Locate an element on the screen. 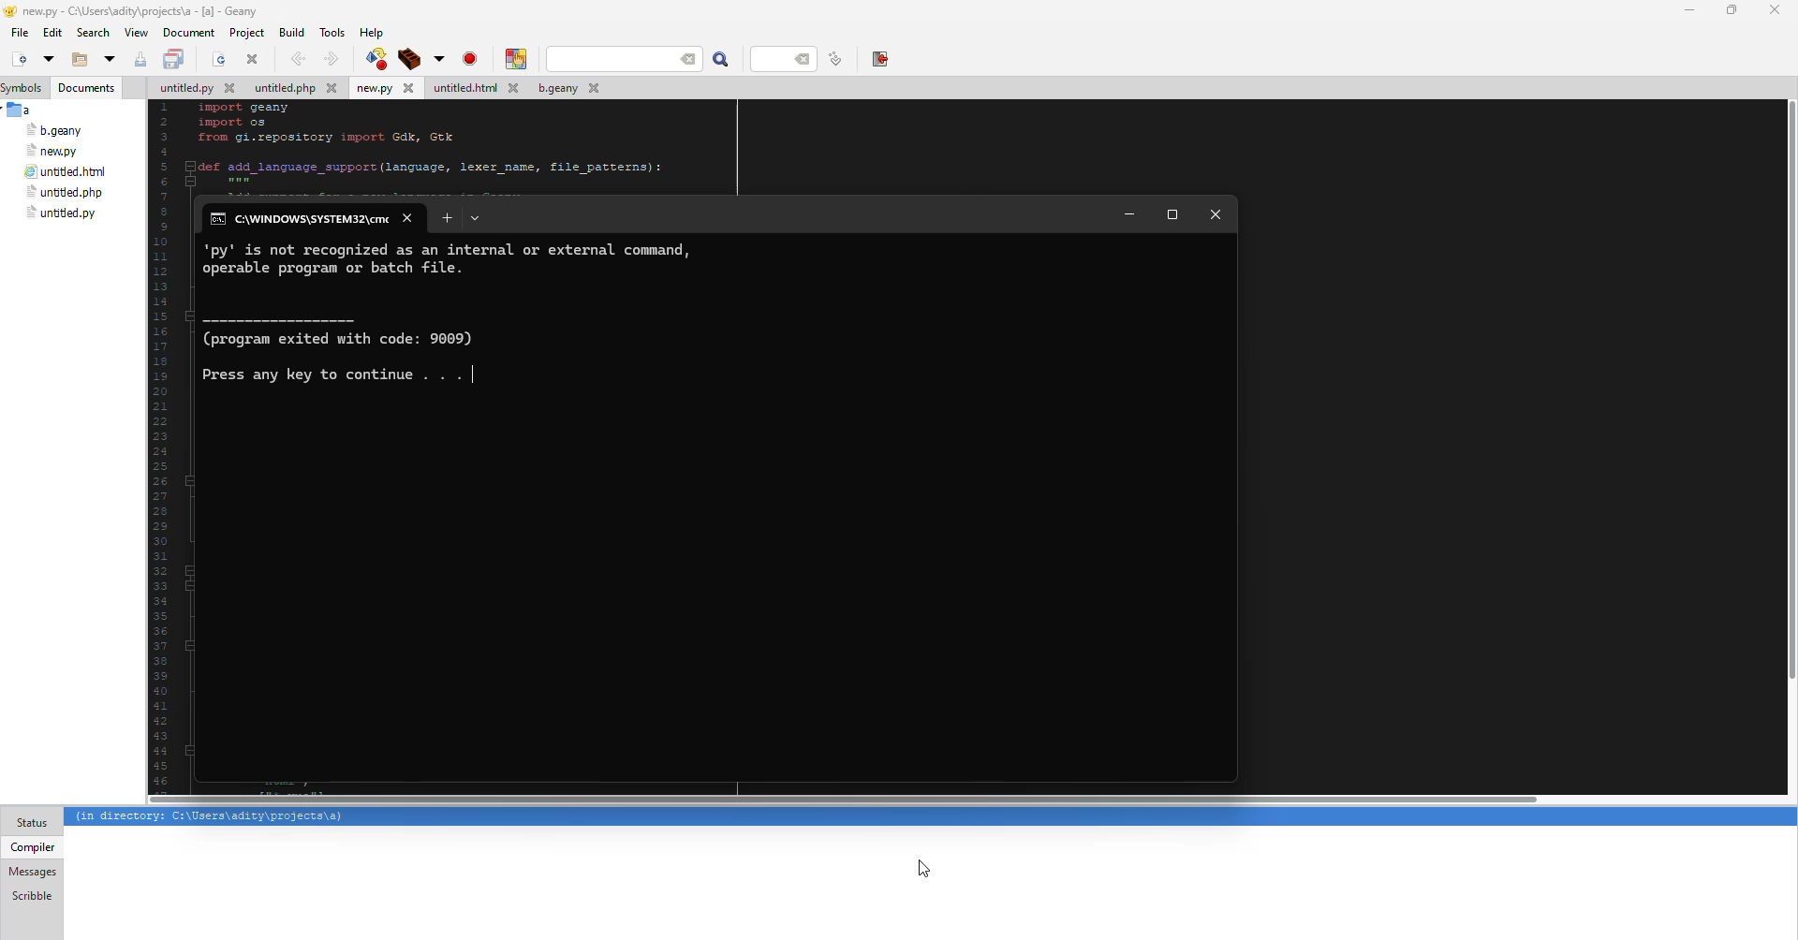 The image size is (1798, 940). file is located at coordinates (297, 88).